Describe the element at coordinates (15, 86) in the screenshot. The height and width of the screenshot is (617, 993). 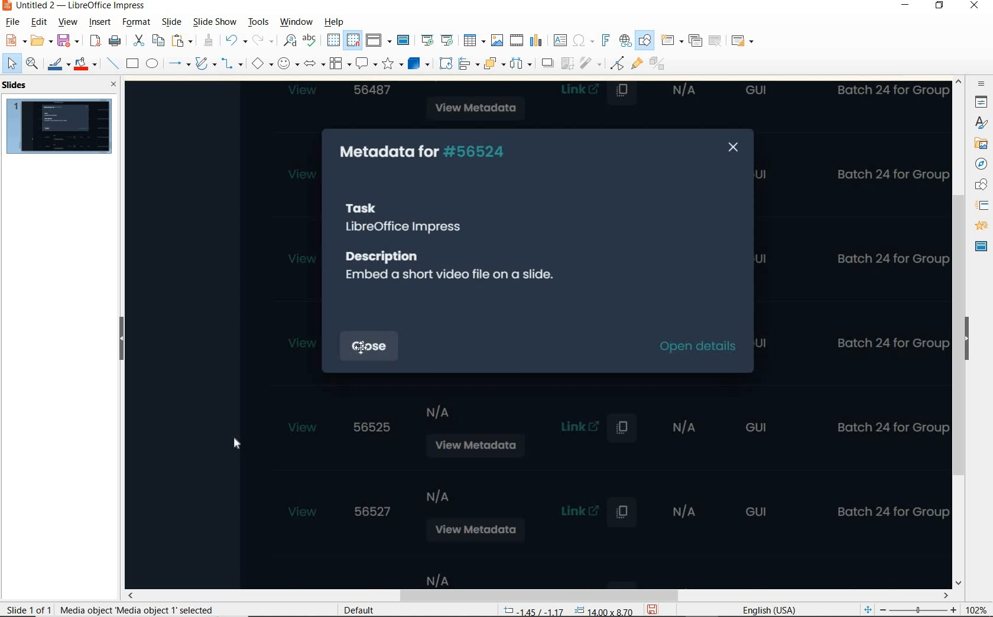
I see `SLIDES` at that location.